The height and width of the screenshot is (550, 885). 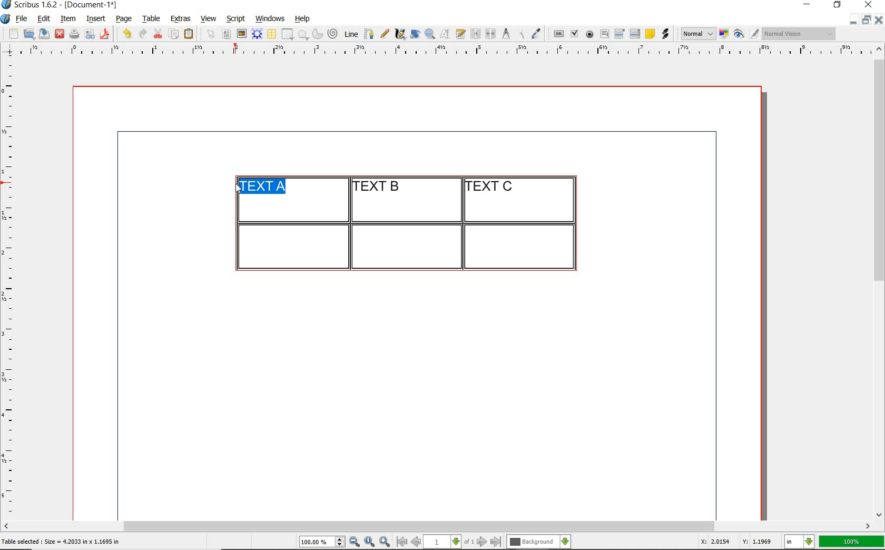 I want to click on go to previous page, so click(x=416, y=542).